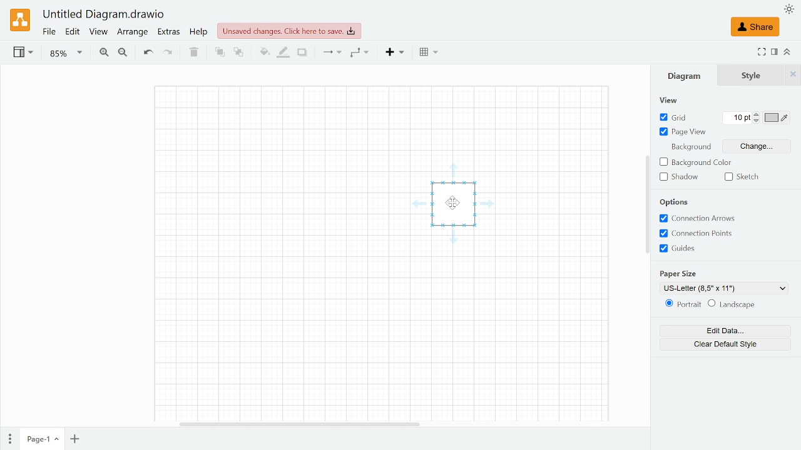  What do you see at coordinates (41, 439) in the screenshot?
I see `Current page(Page 1)` at bounding box center [41, 439].